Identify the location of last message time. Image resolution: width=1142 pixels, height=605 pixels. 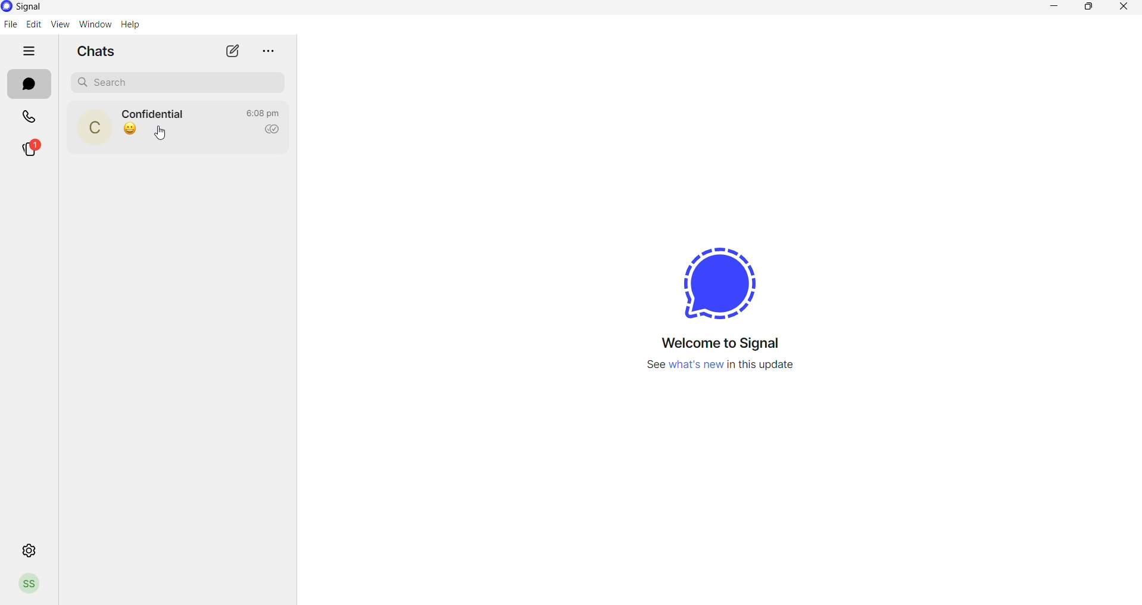
(263, 113).